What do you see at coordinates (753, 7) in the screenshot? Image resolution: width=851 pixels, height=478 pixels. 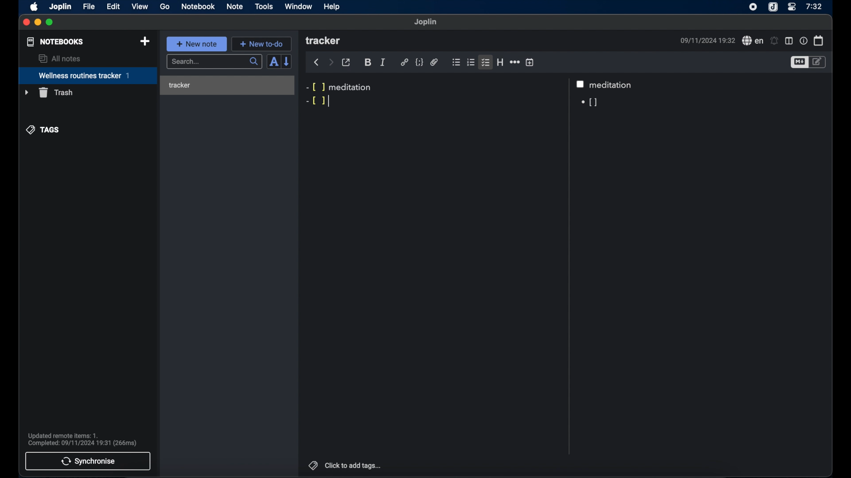 I see `screen recorder` at bounding box center [753, 7].